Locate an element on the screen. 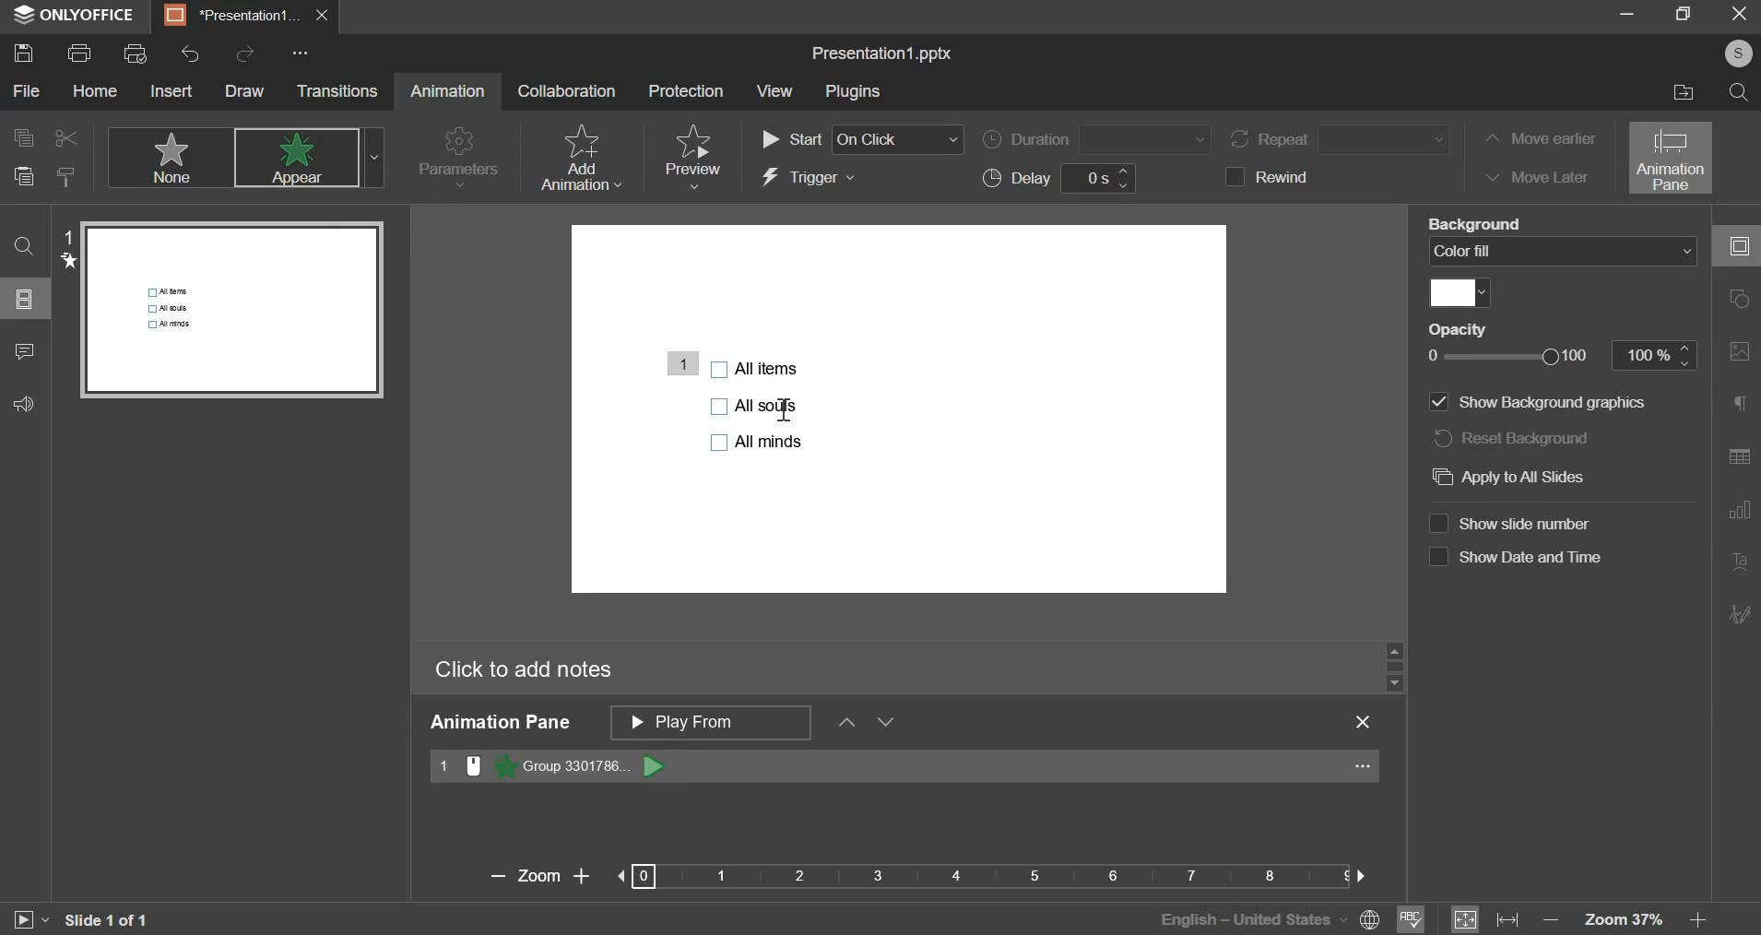  click to add notes is located at coordinates (524, 670).